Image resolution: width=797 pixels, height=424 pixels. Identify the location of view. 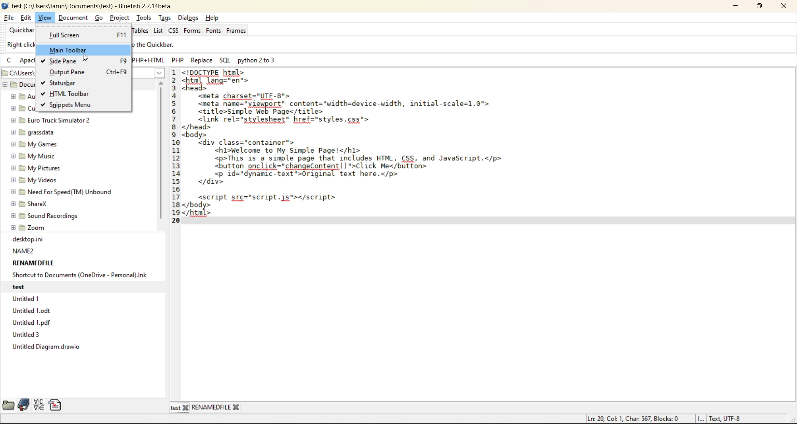
(44, 19).